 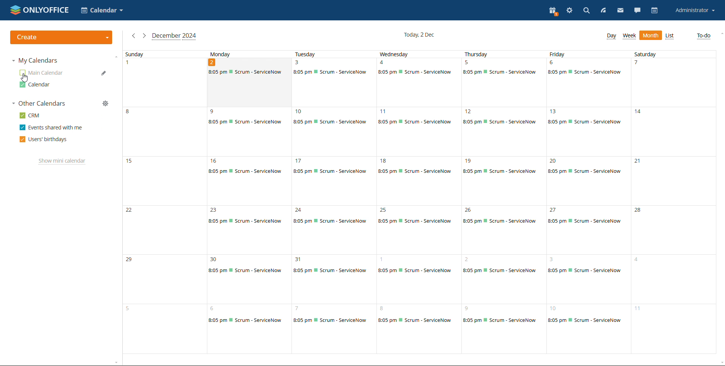 What do you see at coordinates (611, 36) in the screenshot?
I see `dat view` at bounding box center [611, 36].